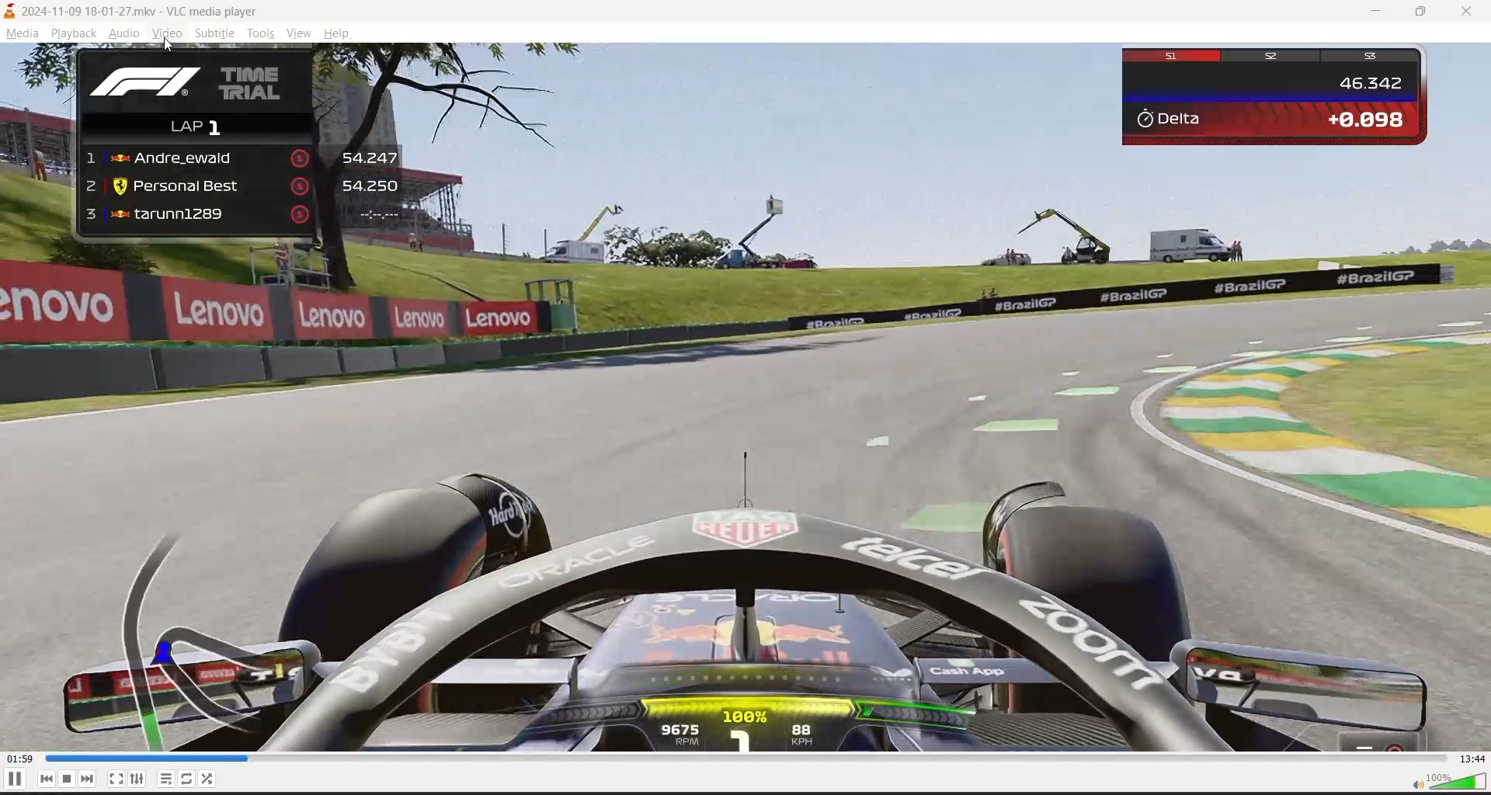  Describe the element at coordinates (187, 778) in the screenshot. I see `toggle loop` at that location.